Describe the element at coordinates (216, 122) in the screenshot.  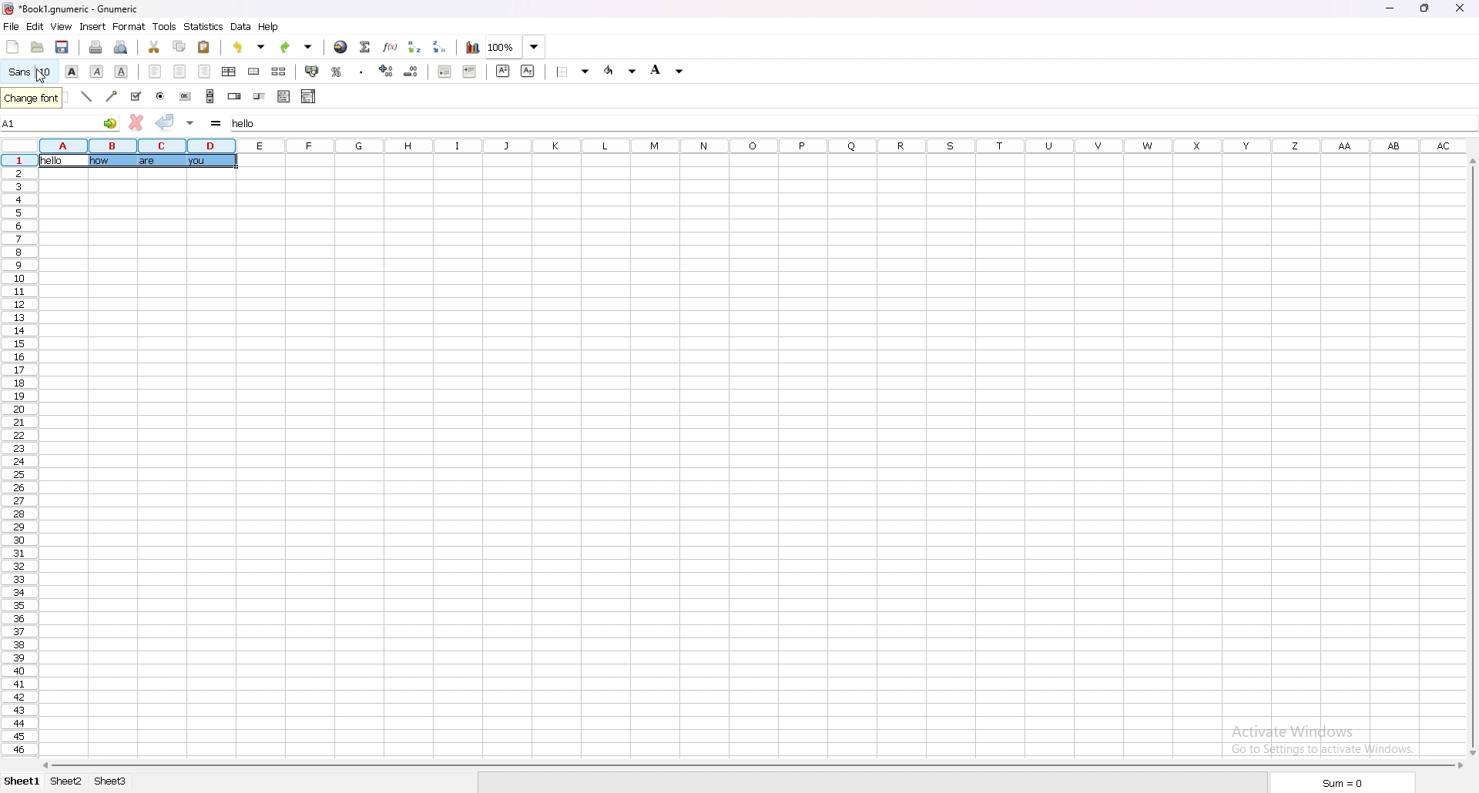
I see `formula` at that location.